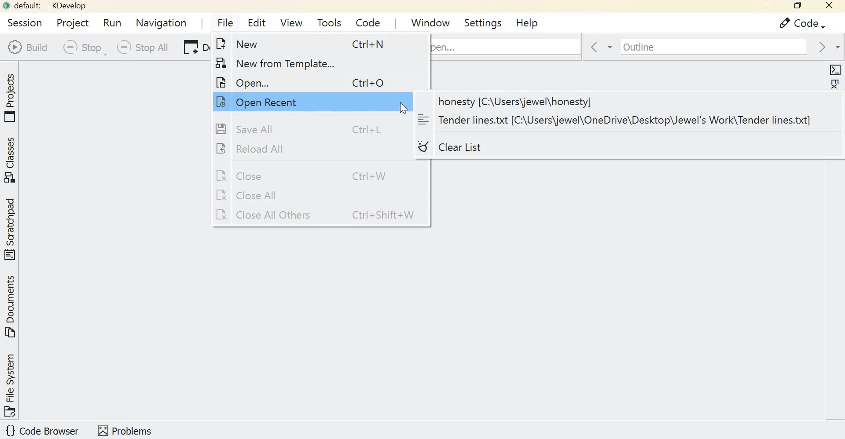 The image size is (845, 439). Describe the element at coordinates (797, 23) in the screenshot. I see `Code` at that location.